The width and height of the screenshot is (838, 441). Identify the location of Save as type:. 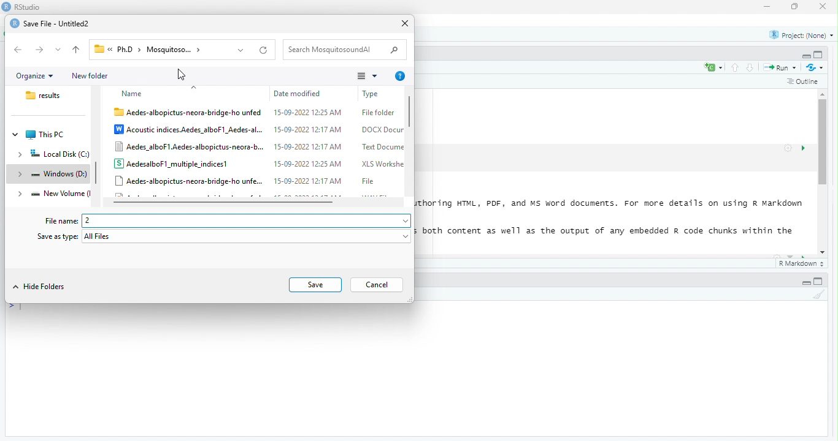
(58, 236).